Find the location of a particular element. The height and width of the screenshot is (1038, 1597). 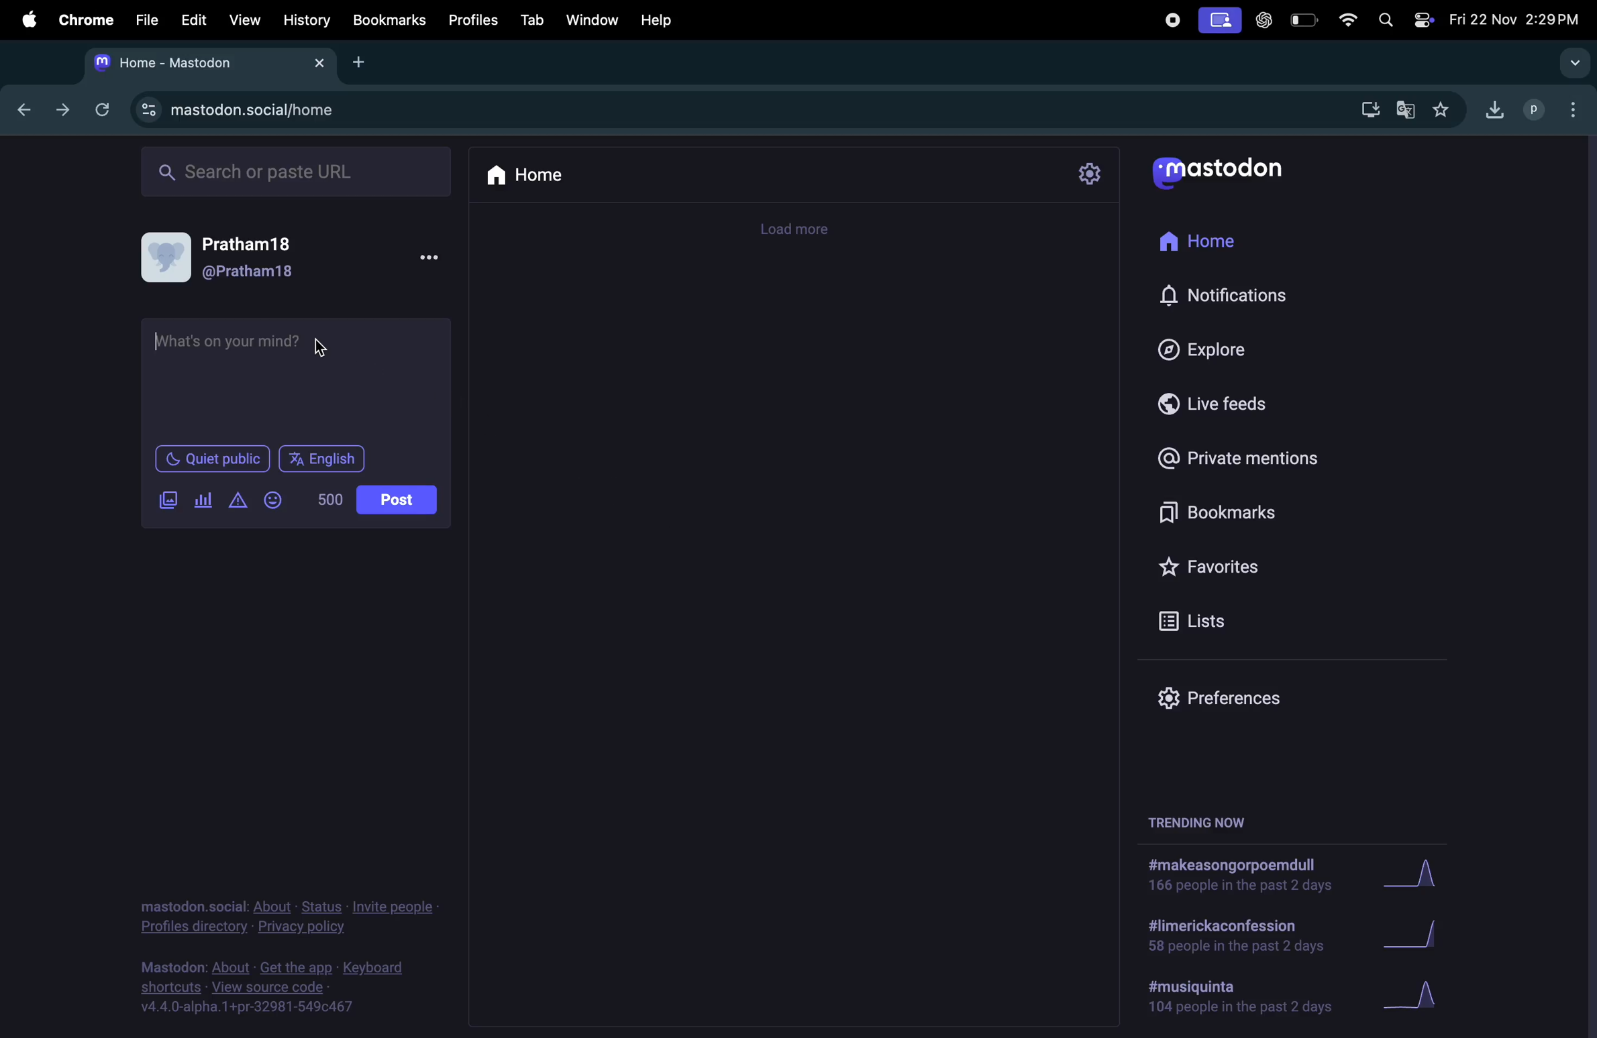

display picture is located at coordinates (163, 258).